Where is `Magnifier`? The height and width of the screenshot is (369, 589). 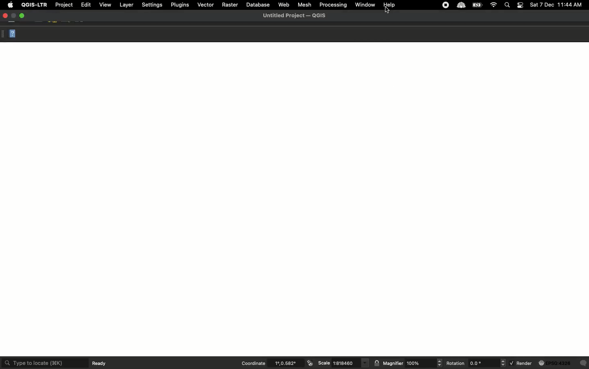
Magnifier is located at coordinates (408, 364).